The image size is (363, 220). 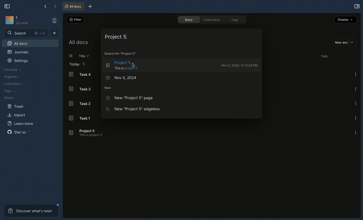 I want to click on Expand sidebar, so click(x=357, y=6).